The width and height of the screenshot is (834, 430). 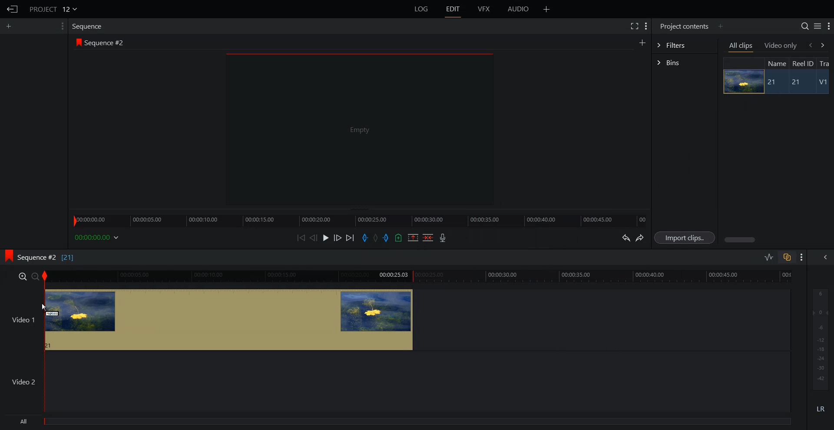 I want to click on Toggle between list and tile view, so click(x=817, y=26).